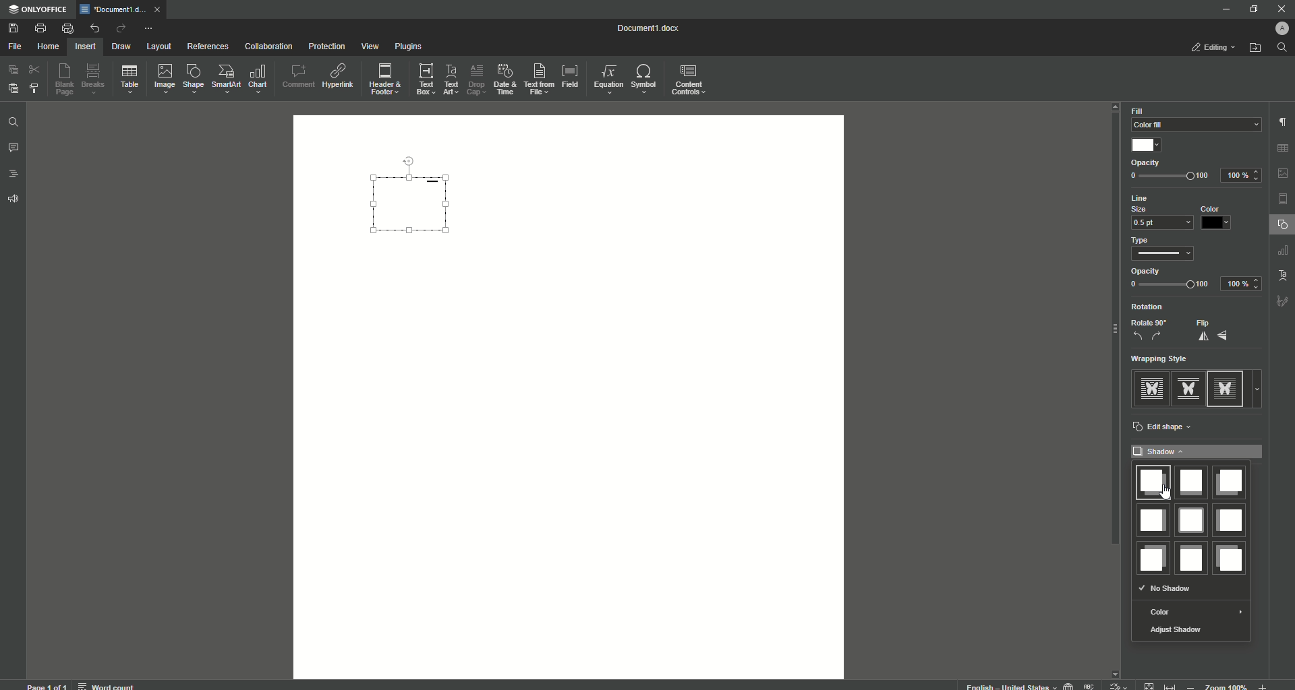 The height and width of the screenshot is (690, 1295). I want to click on text language, so click(1005, 685).